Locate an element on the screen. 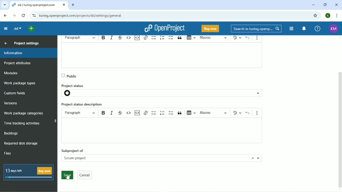 Image resolution: width=342 pixels, height=192 pixels. bold is located at coordinates (103, 112).